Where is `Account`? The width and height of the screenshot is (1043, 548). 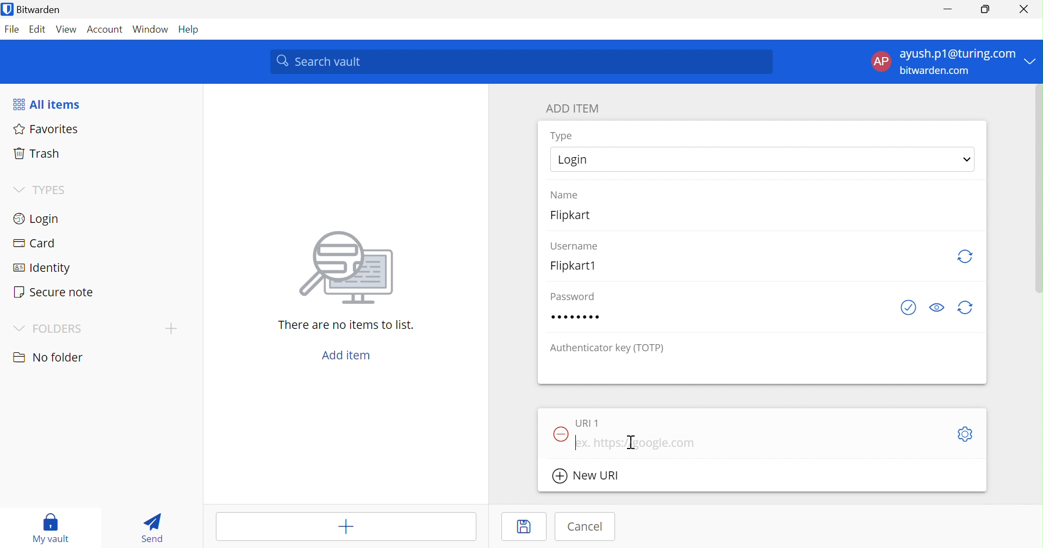
Account is located at coordinates (105, 29).